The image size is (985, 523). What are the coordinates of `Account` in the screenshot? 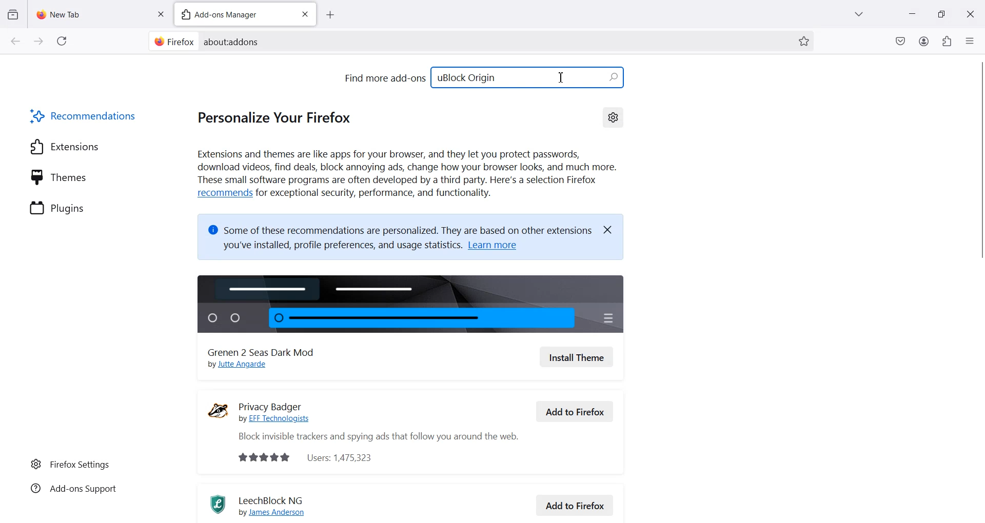 It's located at (924, 41).